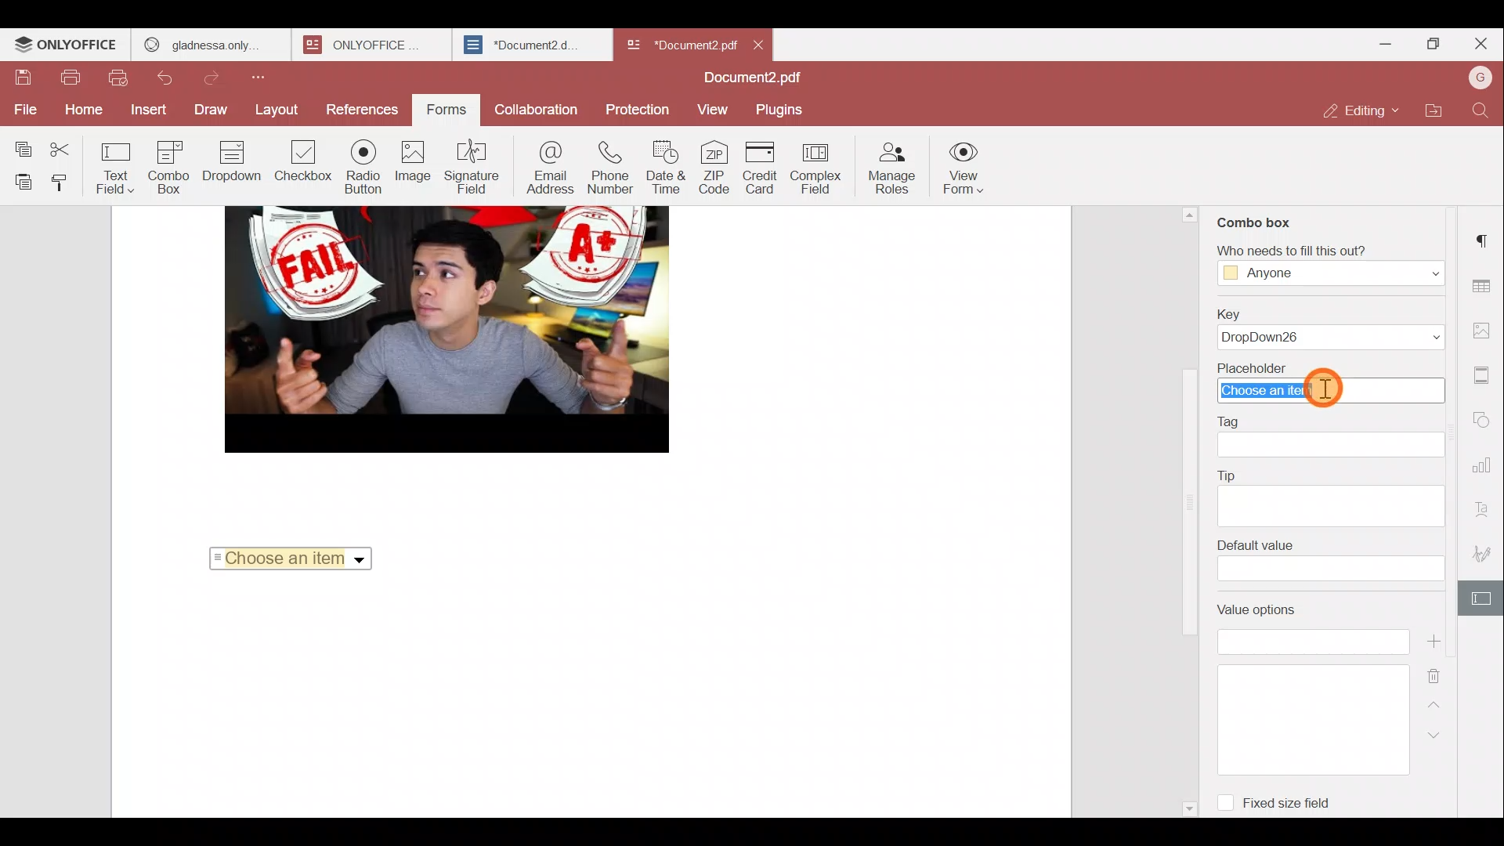 This screenshot has width=1504, height=846. I want to click on Add value, so click(1437, 642).